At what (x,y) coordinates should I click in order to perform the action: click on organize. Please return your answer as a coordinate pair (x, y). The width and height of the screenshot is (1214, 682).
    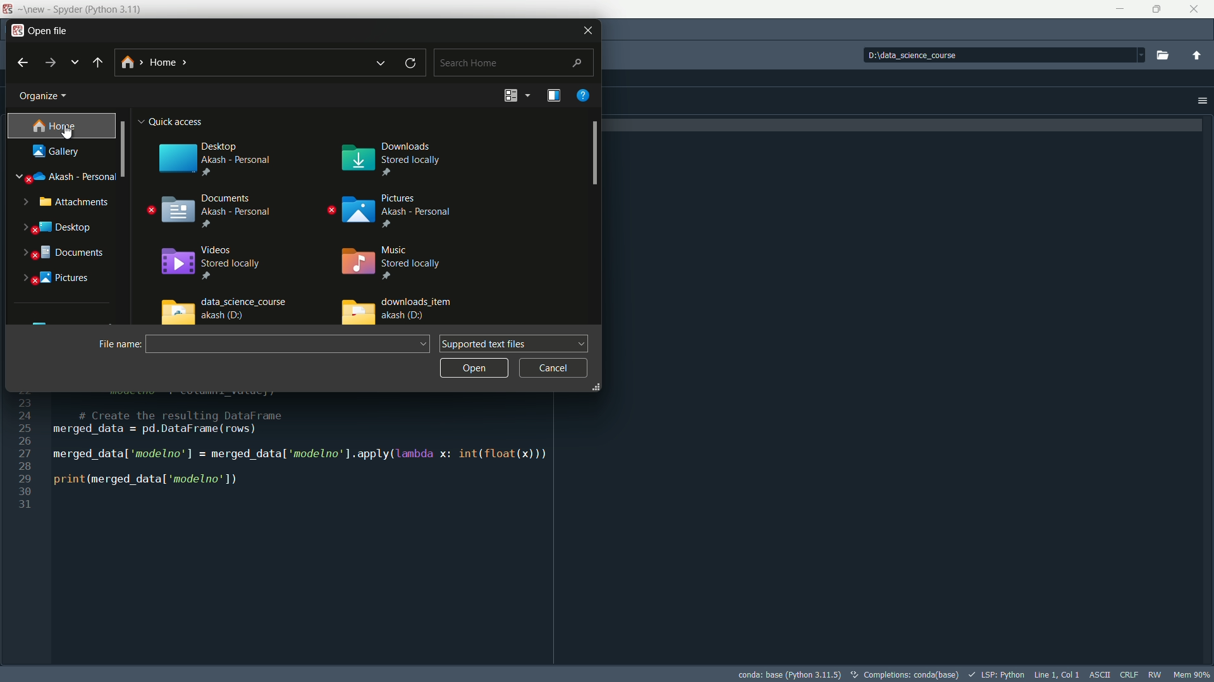
    Looking at the image, I should click on (46, 97).